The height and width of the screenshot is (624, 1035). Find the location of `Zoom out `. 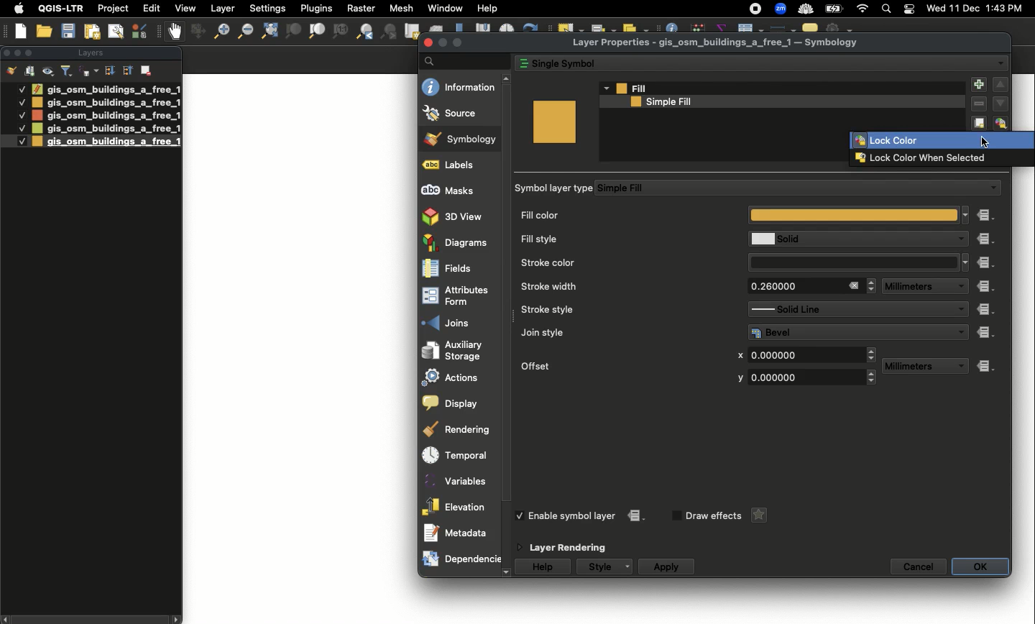

Zoom out  is located at coordinates (244, 31).